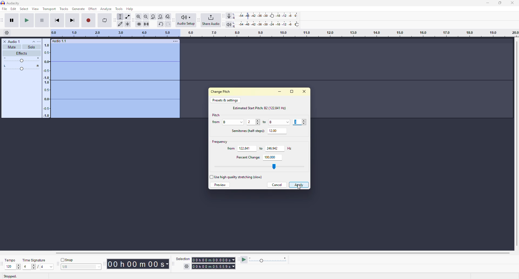  What do you see at coordinates (225, 100) in the screenshot?
I see `presets &settings` at bounding box center [225, 100].